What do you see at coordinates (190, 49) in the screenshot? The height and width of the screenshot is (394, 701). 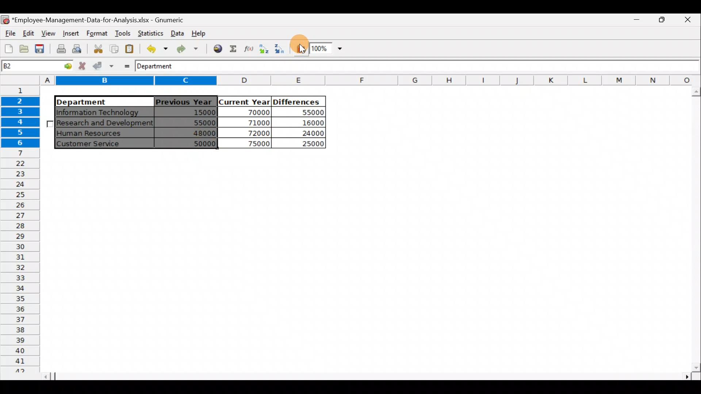 I see `Redo undone action` at bounding box center [190, 49].